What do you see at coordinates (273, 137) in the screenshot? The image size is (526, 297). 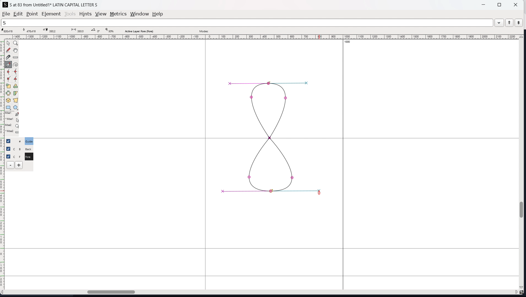 I see `drawing updated` at bounding box center [273, 137].